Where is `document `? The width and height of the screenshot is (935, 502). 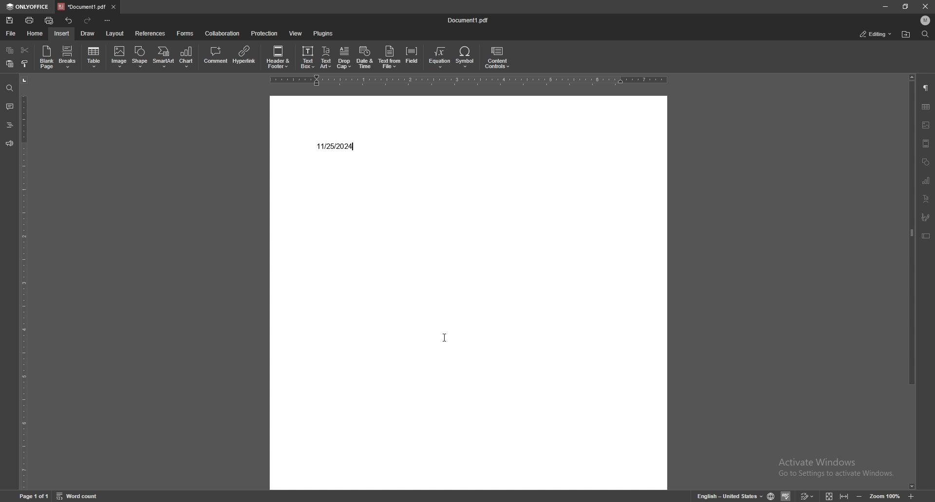
document  is located at coordinates (470, 332).